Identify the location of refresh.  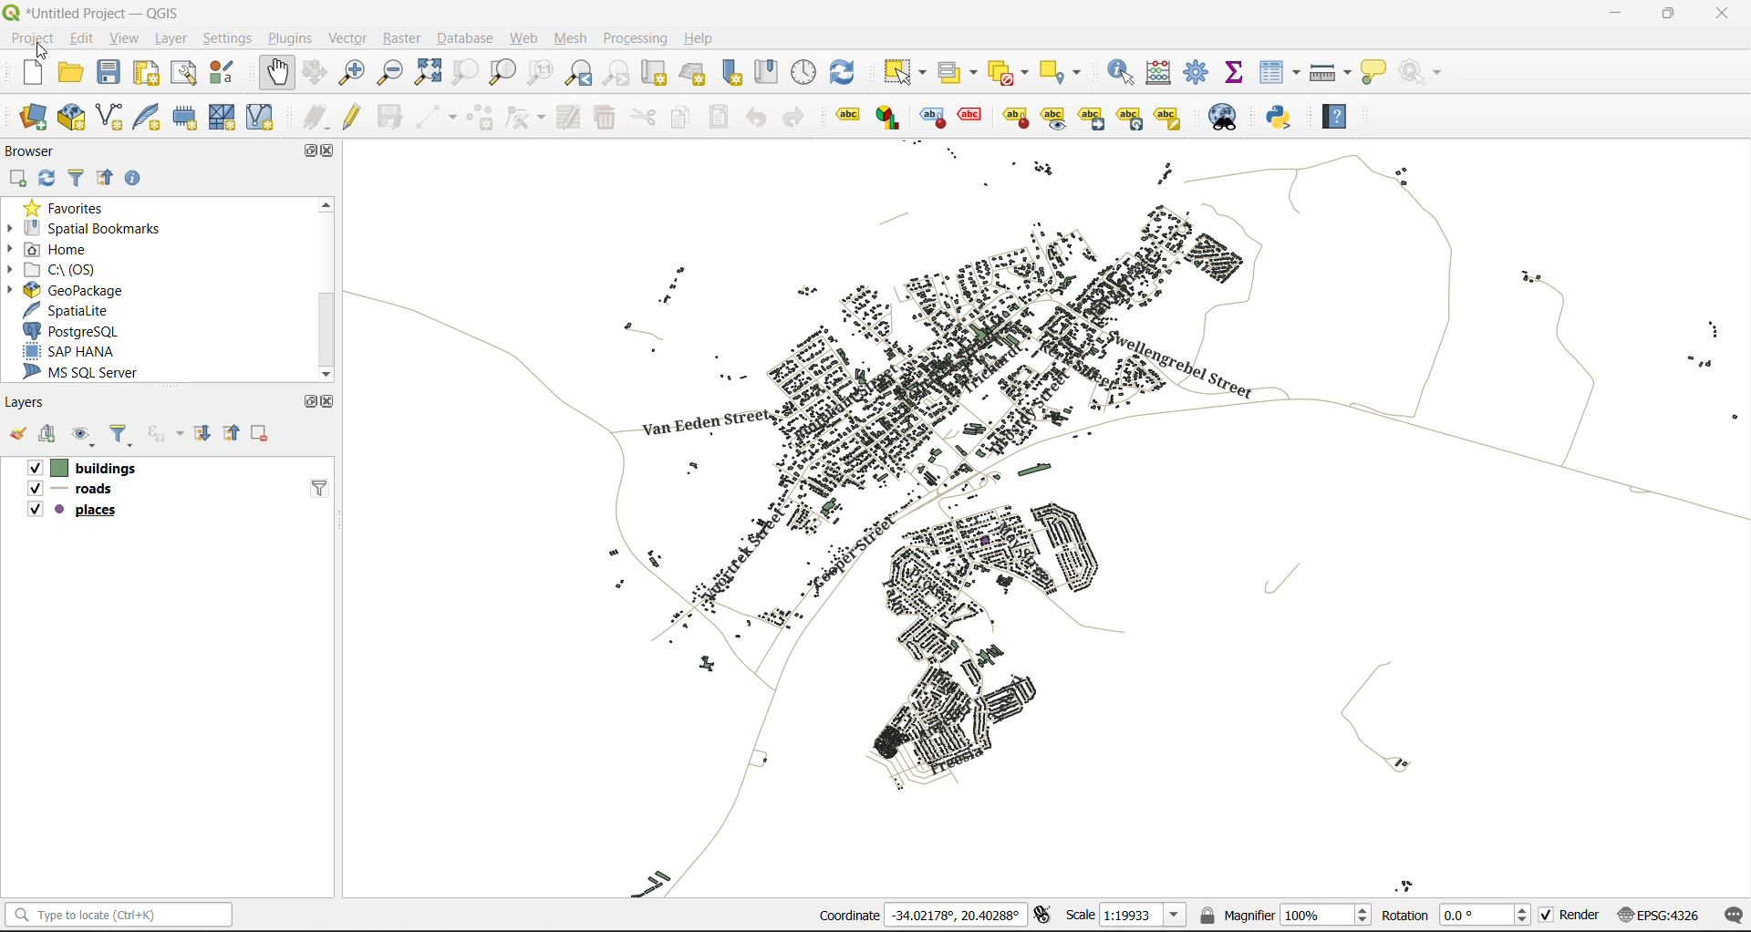
(48, 183).